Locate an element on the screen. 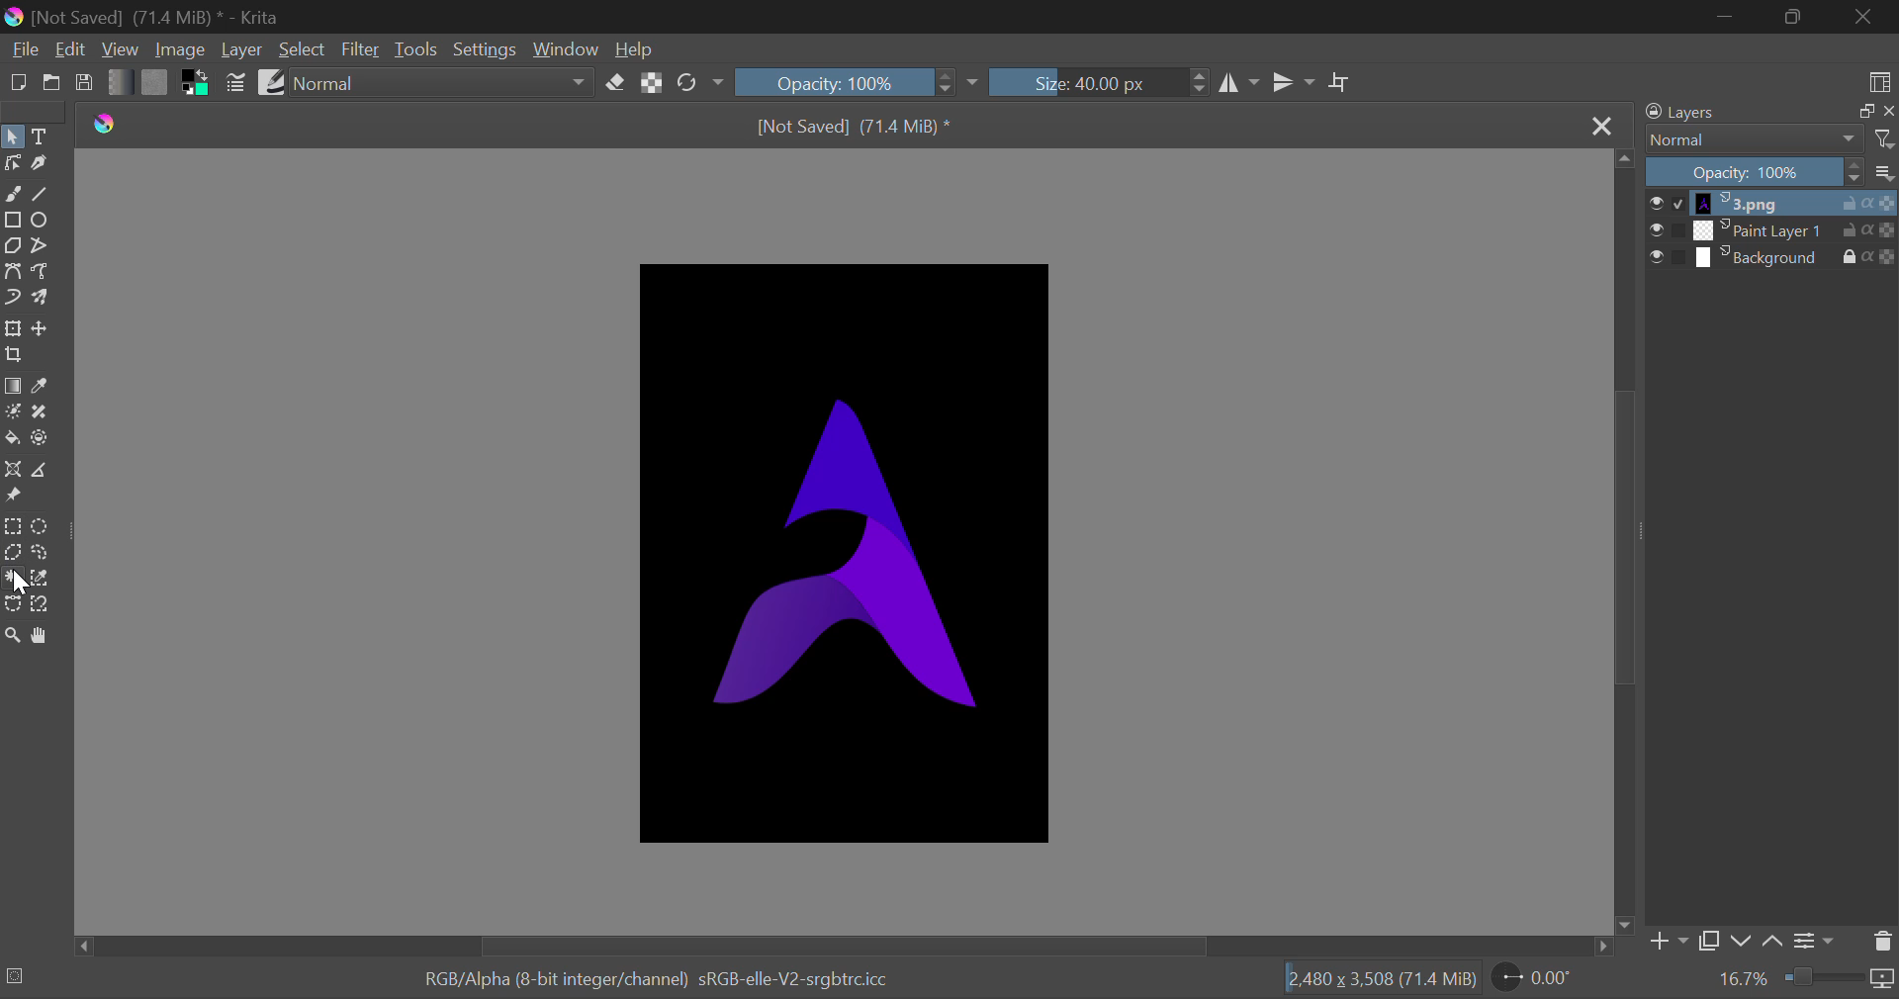  Transform Layers is located at coordinates (13, 331).